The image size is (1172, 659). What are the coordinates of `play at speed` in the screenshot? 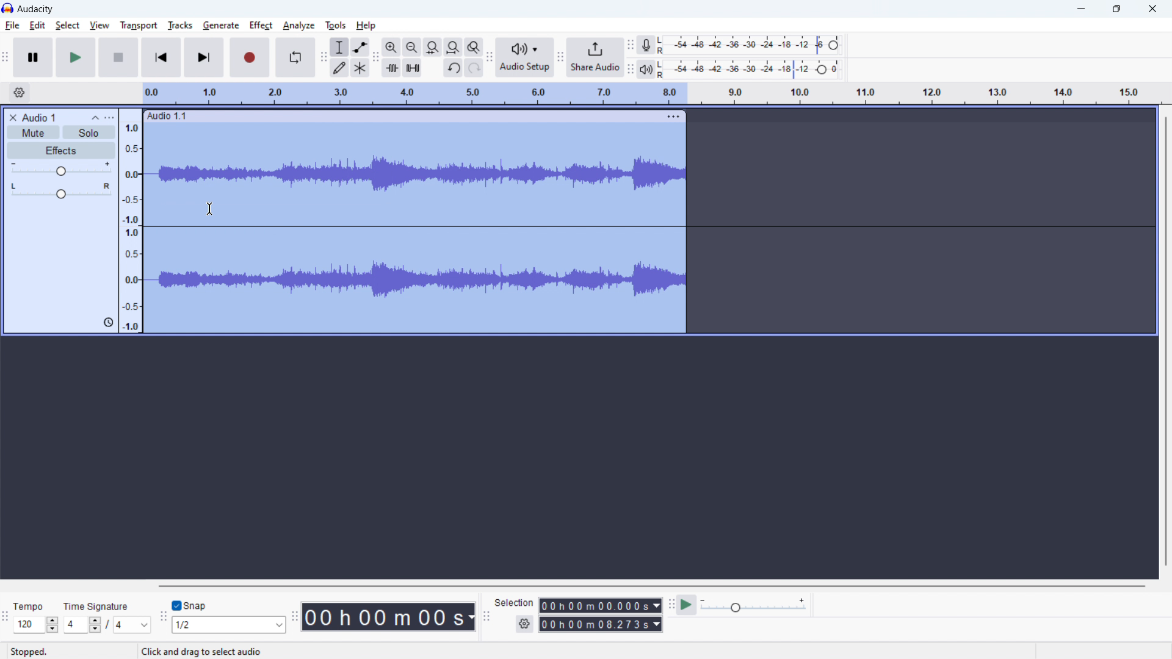 It's located at (687, 604).